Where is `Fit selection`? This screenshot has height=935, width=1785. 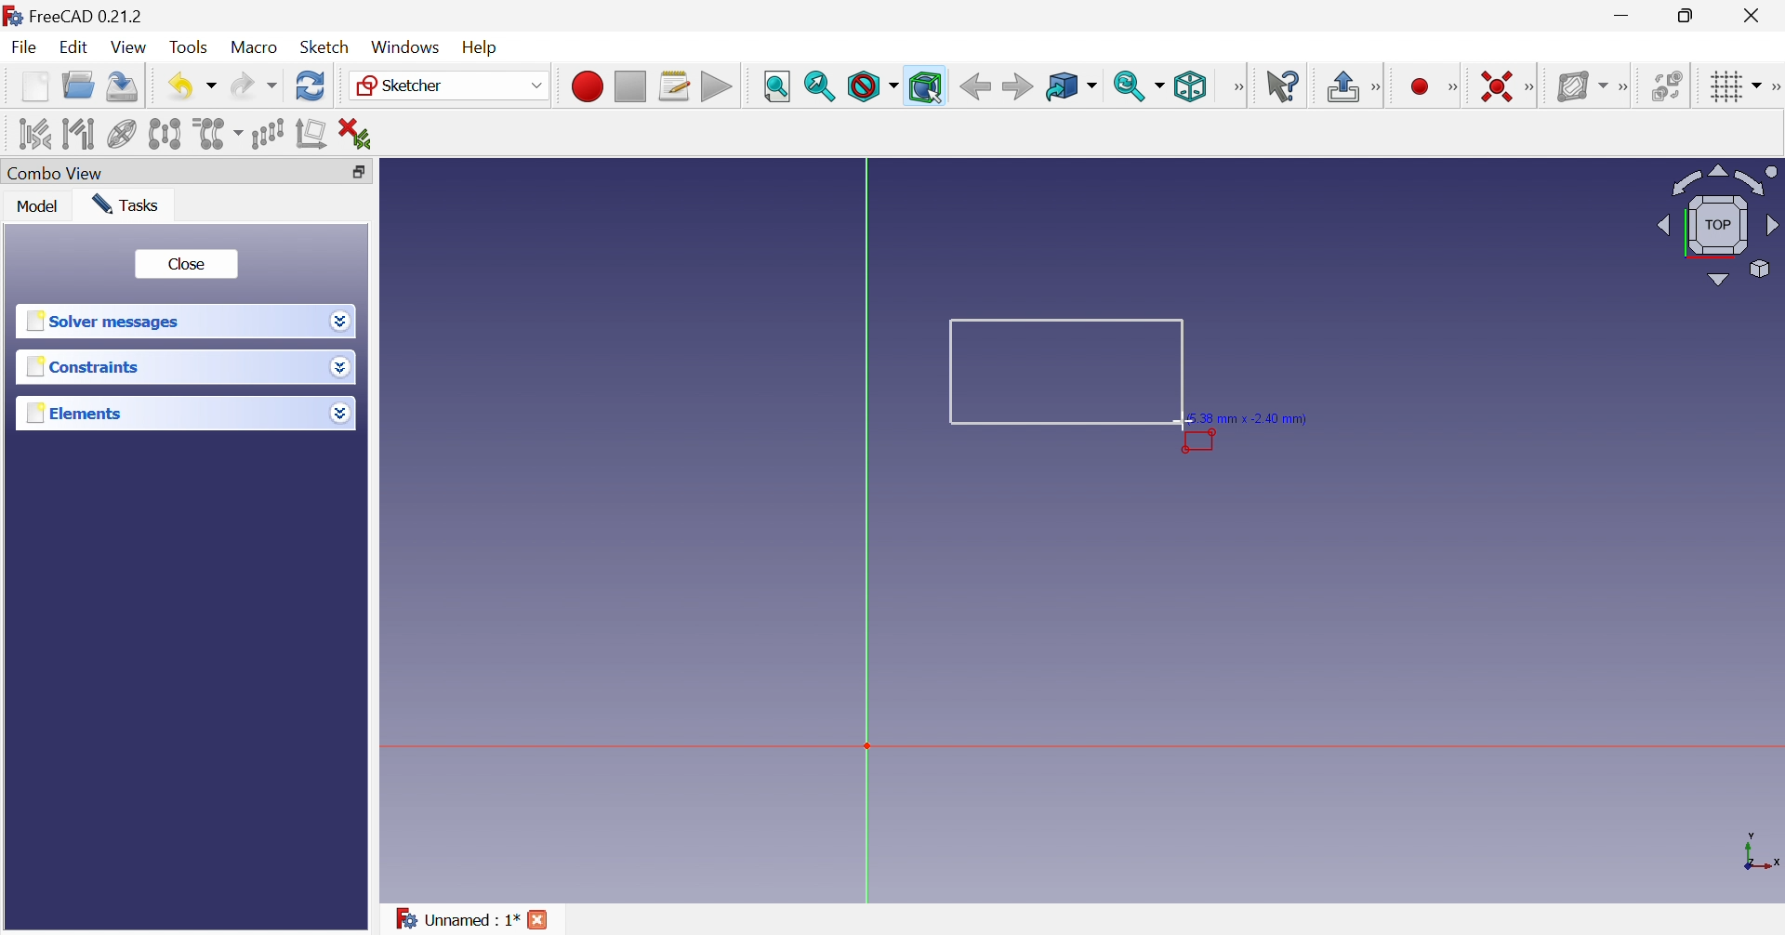 Fit selection is located at coordinates (820, 86).